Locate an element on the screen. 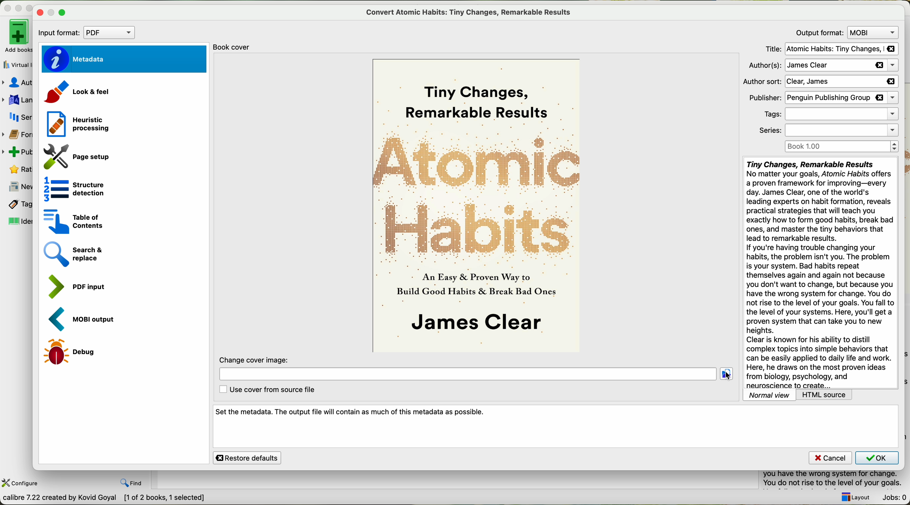 Image resolution: width=910 pixels, height=505 pixels. tags is located at coordinates (18, 204).